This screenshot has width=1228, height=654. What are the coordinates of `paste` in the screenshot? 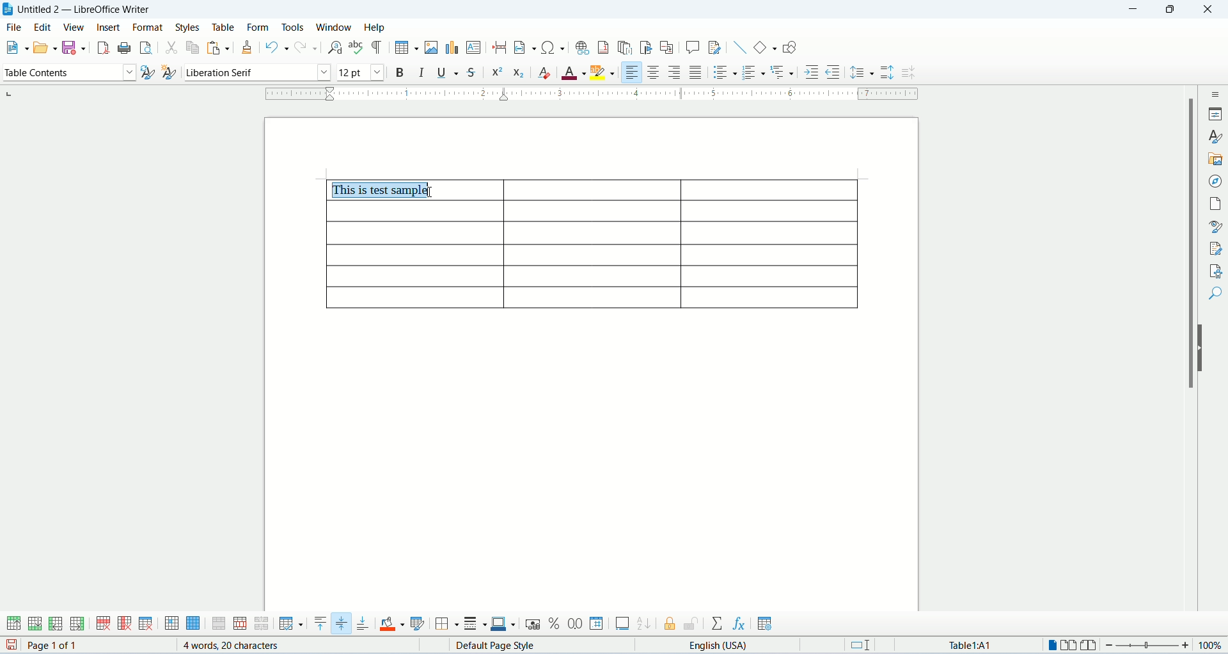 It's located at (216, 49).